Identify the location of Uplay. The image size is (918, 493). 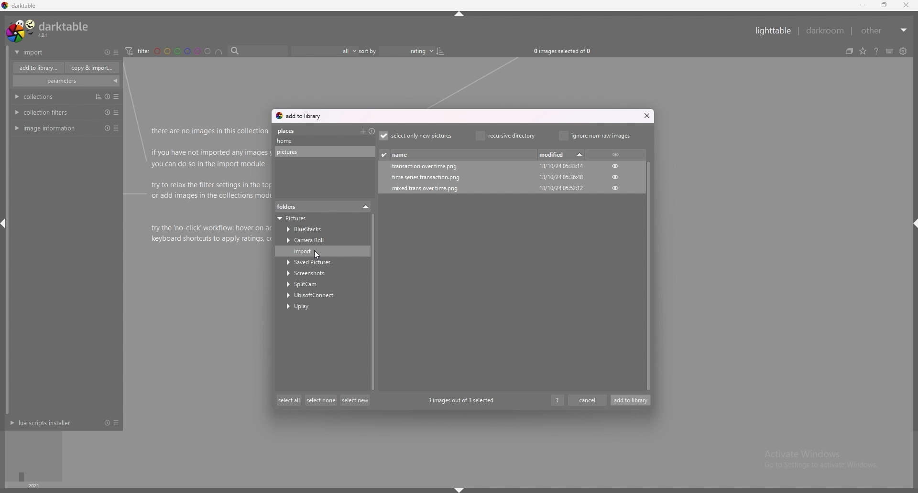
(319, 306).